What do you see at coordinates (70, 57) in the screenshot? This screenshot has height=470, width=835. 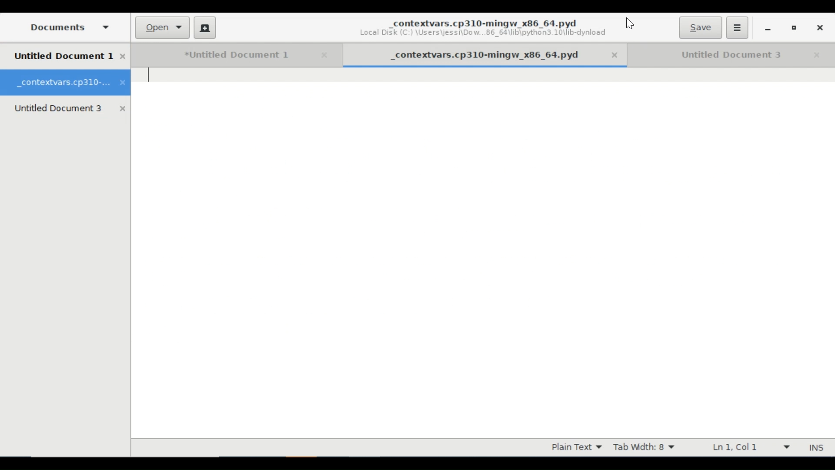 I see `Untitled Document 1 tab` at bounding box center [70, 57].